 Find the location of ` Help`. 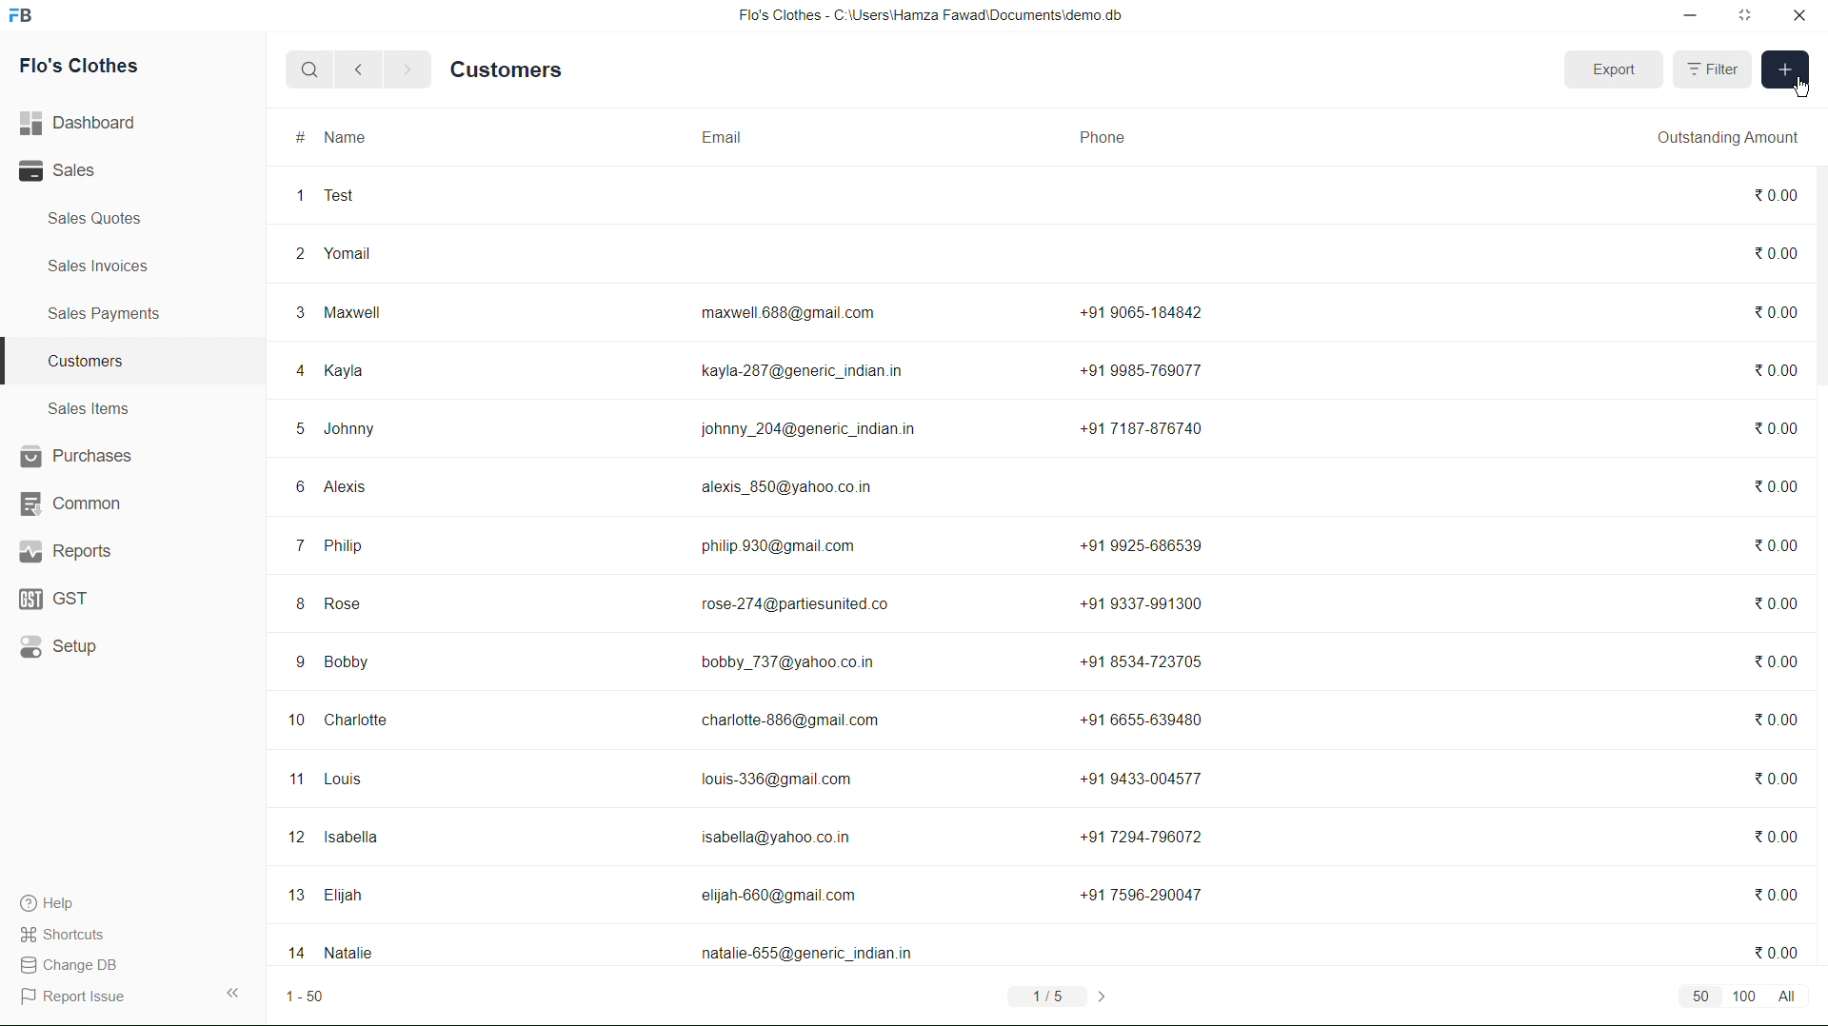

 Help is located at coordinates (56, 900).